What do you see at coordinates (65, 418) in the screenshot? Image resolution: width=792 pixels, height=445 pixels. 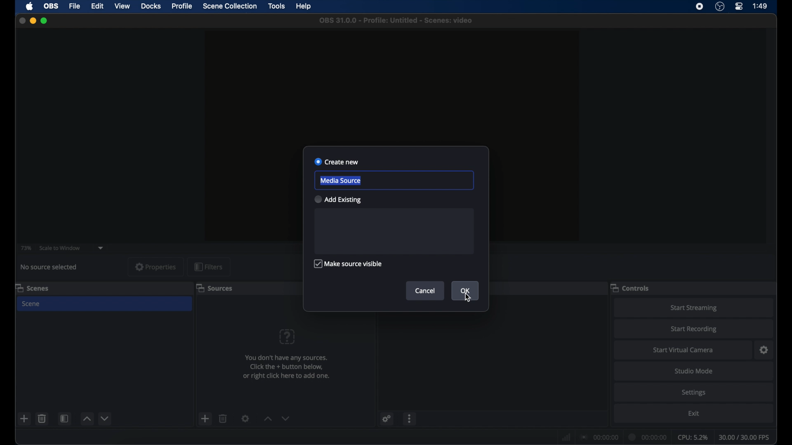 I see `scene filters` at bounding box center [65, 418].